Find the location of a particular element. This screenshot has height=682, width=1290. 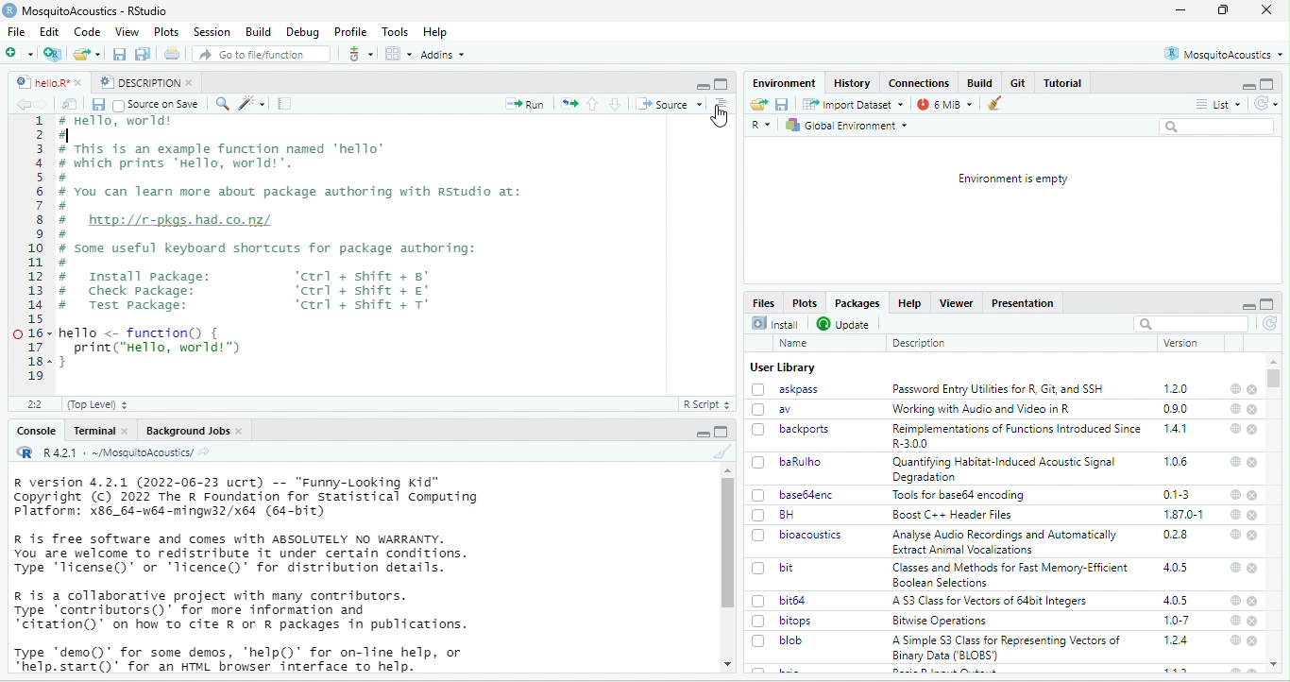

Tools is located at coordinates (396, 32).